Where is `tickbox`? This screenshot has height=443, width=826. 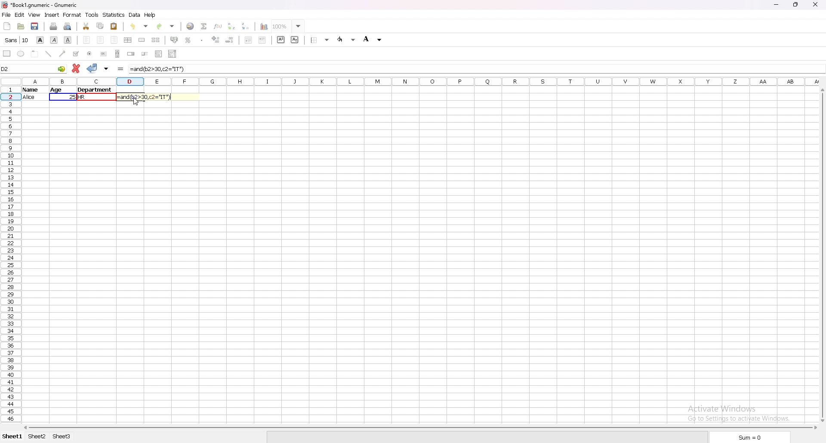
tickbox is located at coordinates (76, 53).